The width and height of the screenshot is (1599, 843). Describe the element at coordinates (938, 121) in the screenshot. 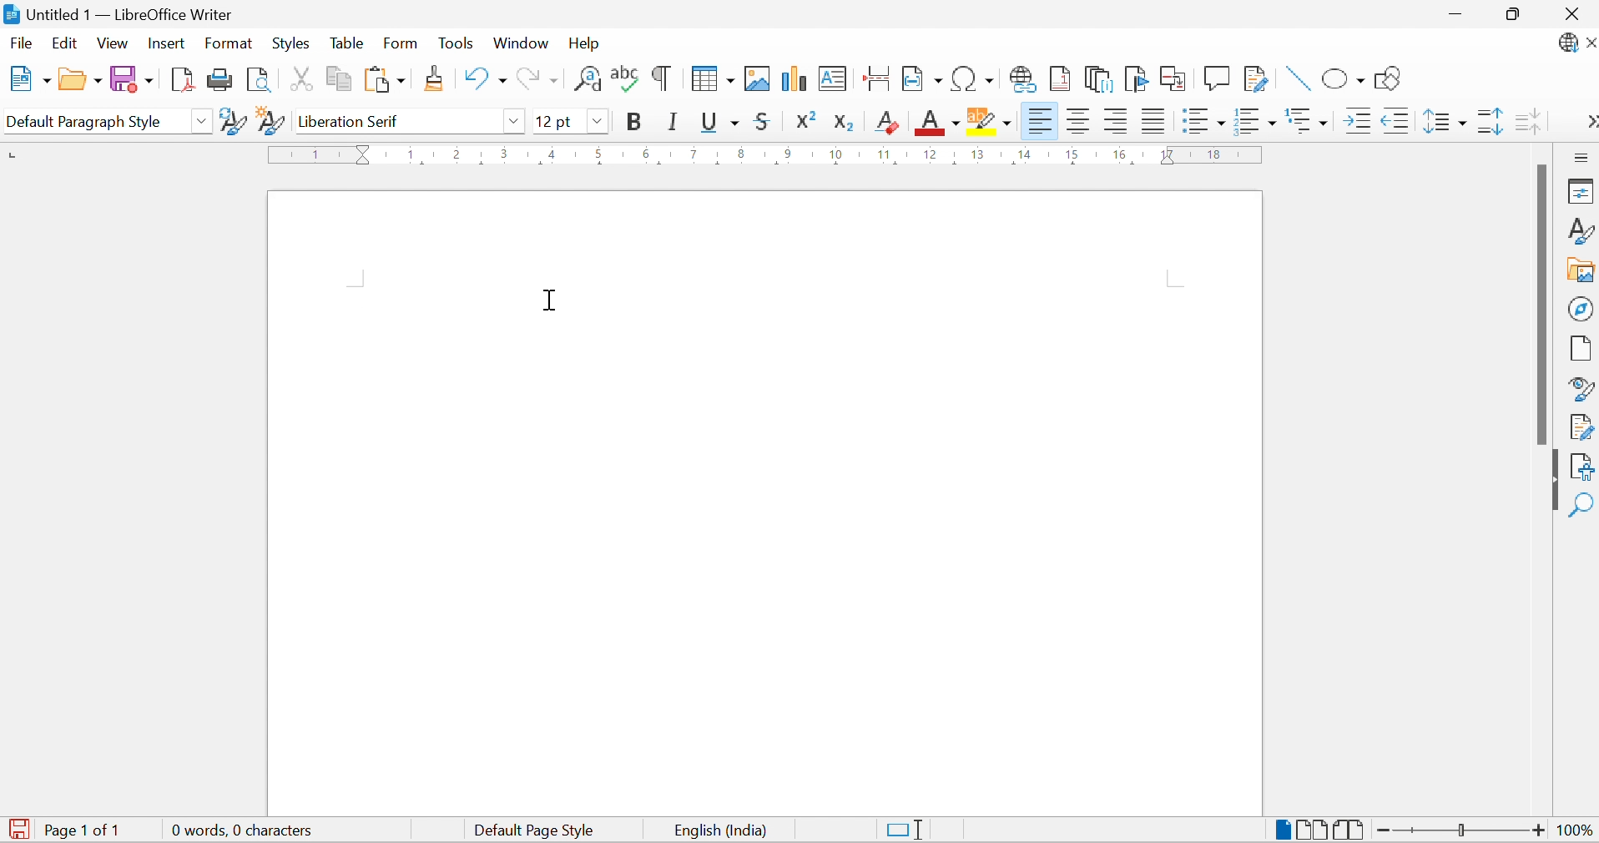

I see `Font Color` at that location.